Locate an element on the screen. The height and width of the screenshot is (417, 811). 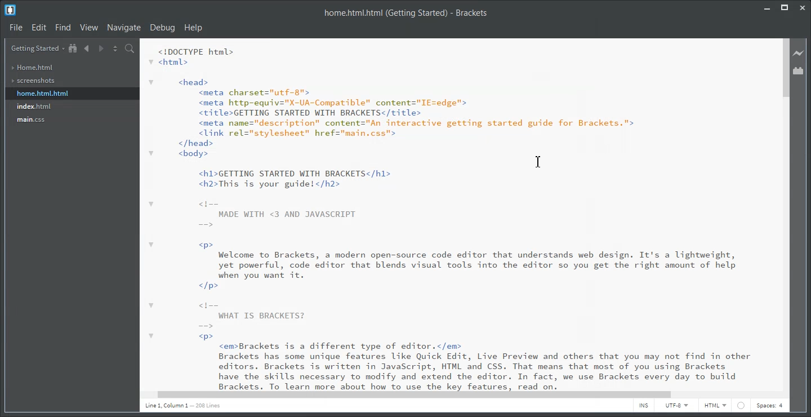
UTF-8 is located at coordinates (677, 407).